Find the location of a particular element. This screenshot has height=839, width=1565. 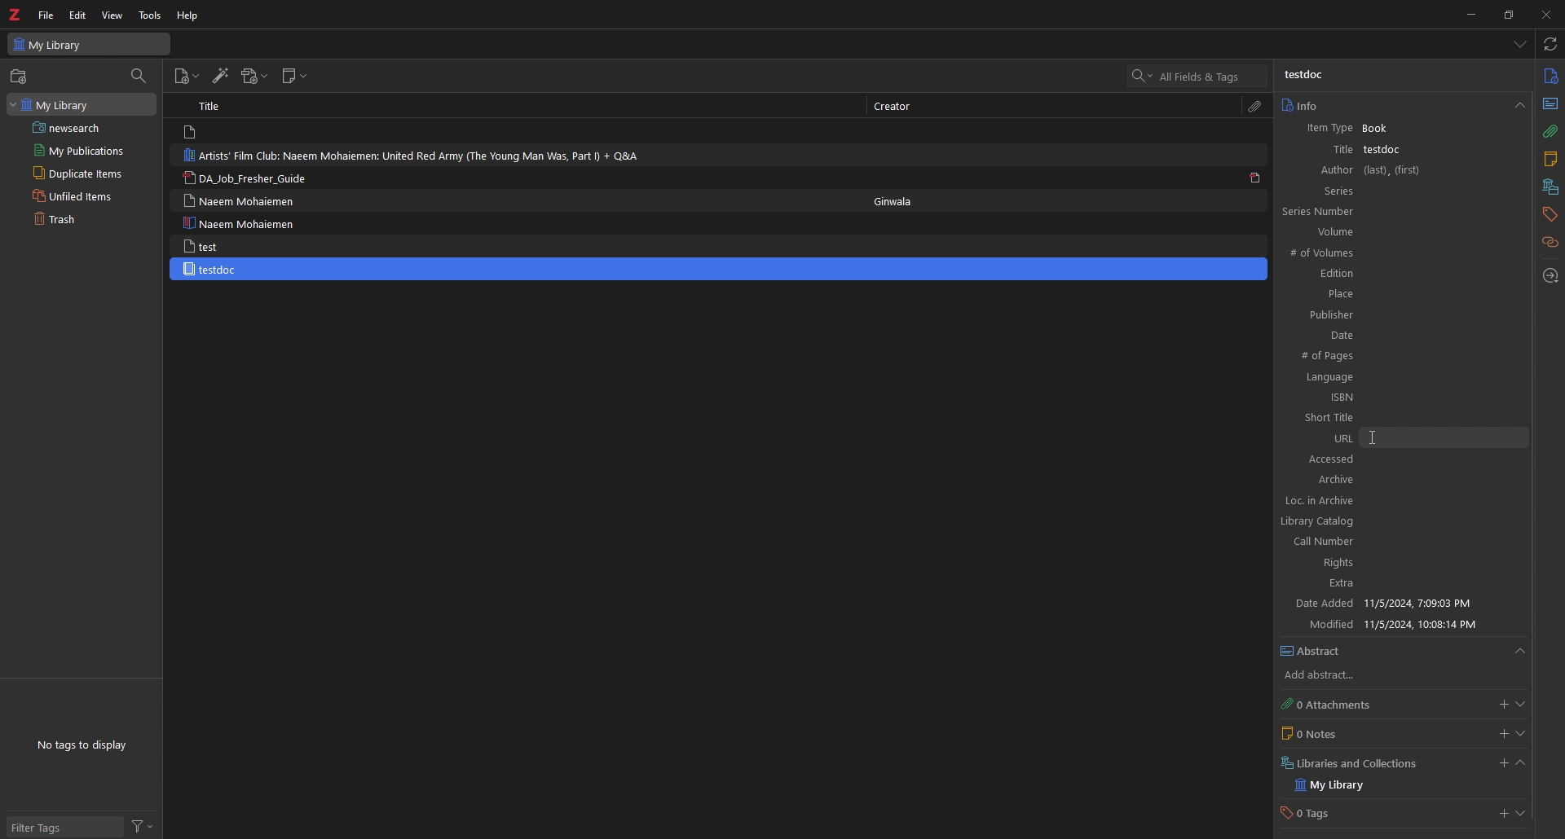

filter is located at coordinates (142, 827).